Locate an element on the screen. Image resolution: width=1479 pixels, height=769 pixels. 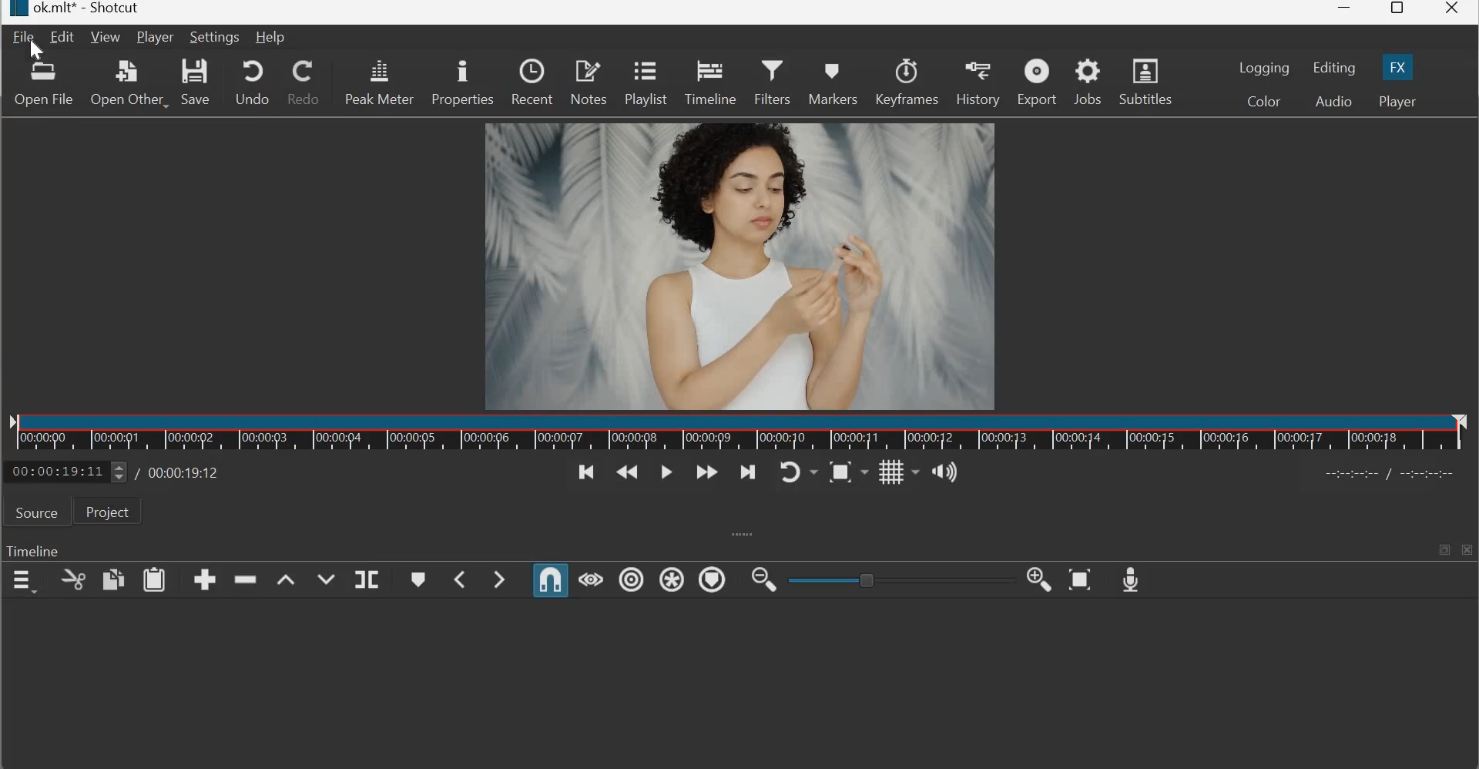
close is located at coordinates (1468, 549).